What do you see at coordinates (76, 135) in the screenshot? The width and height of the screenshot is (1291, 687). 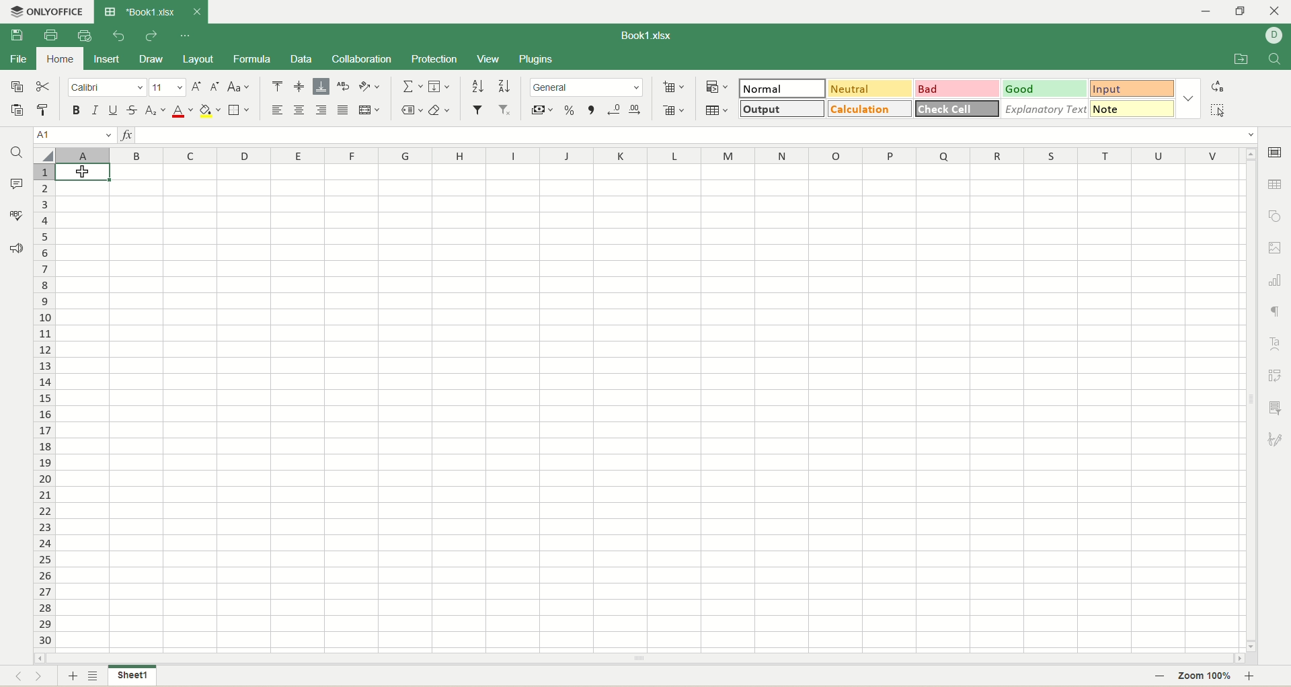 I see `cell position` at bounding box center [76, 135].